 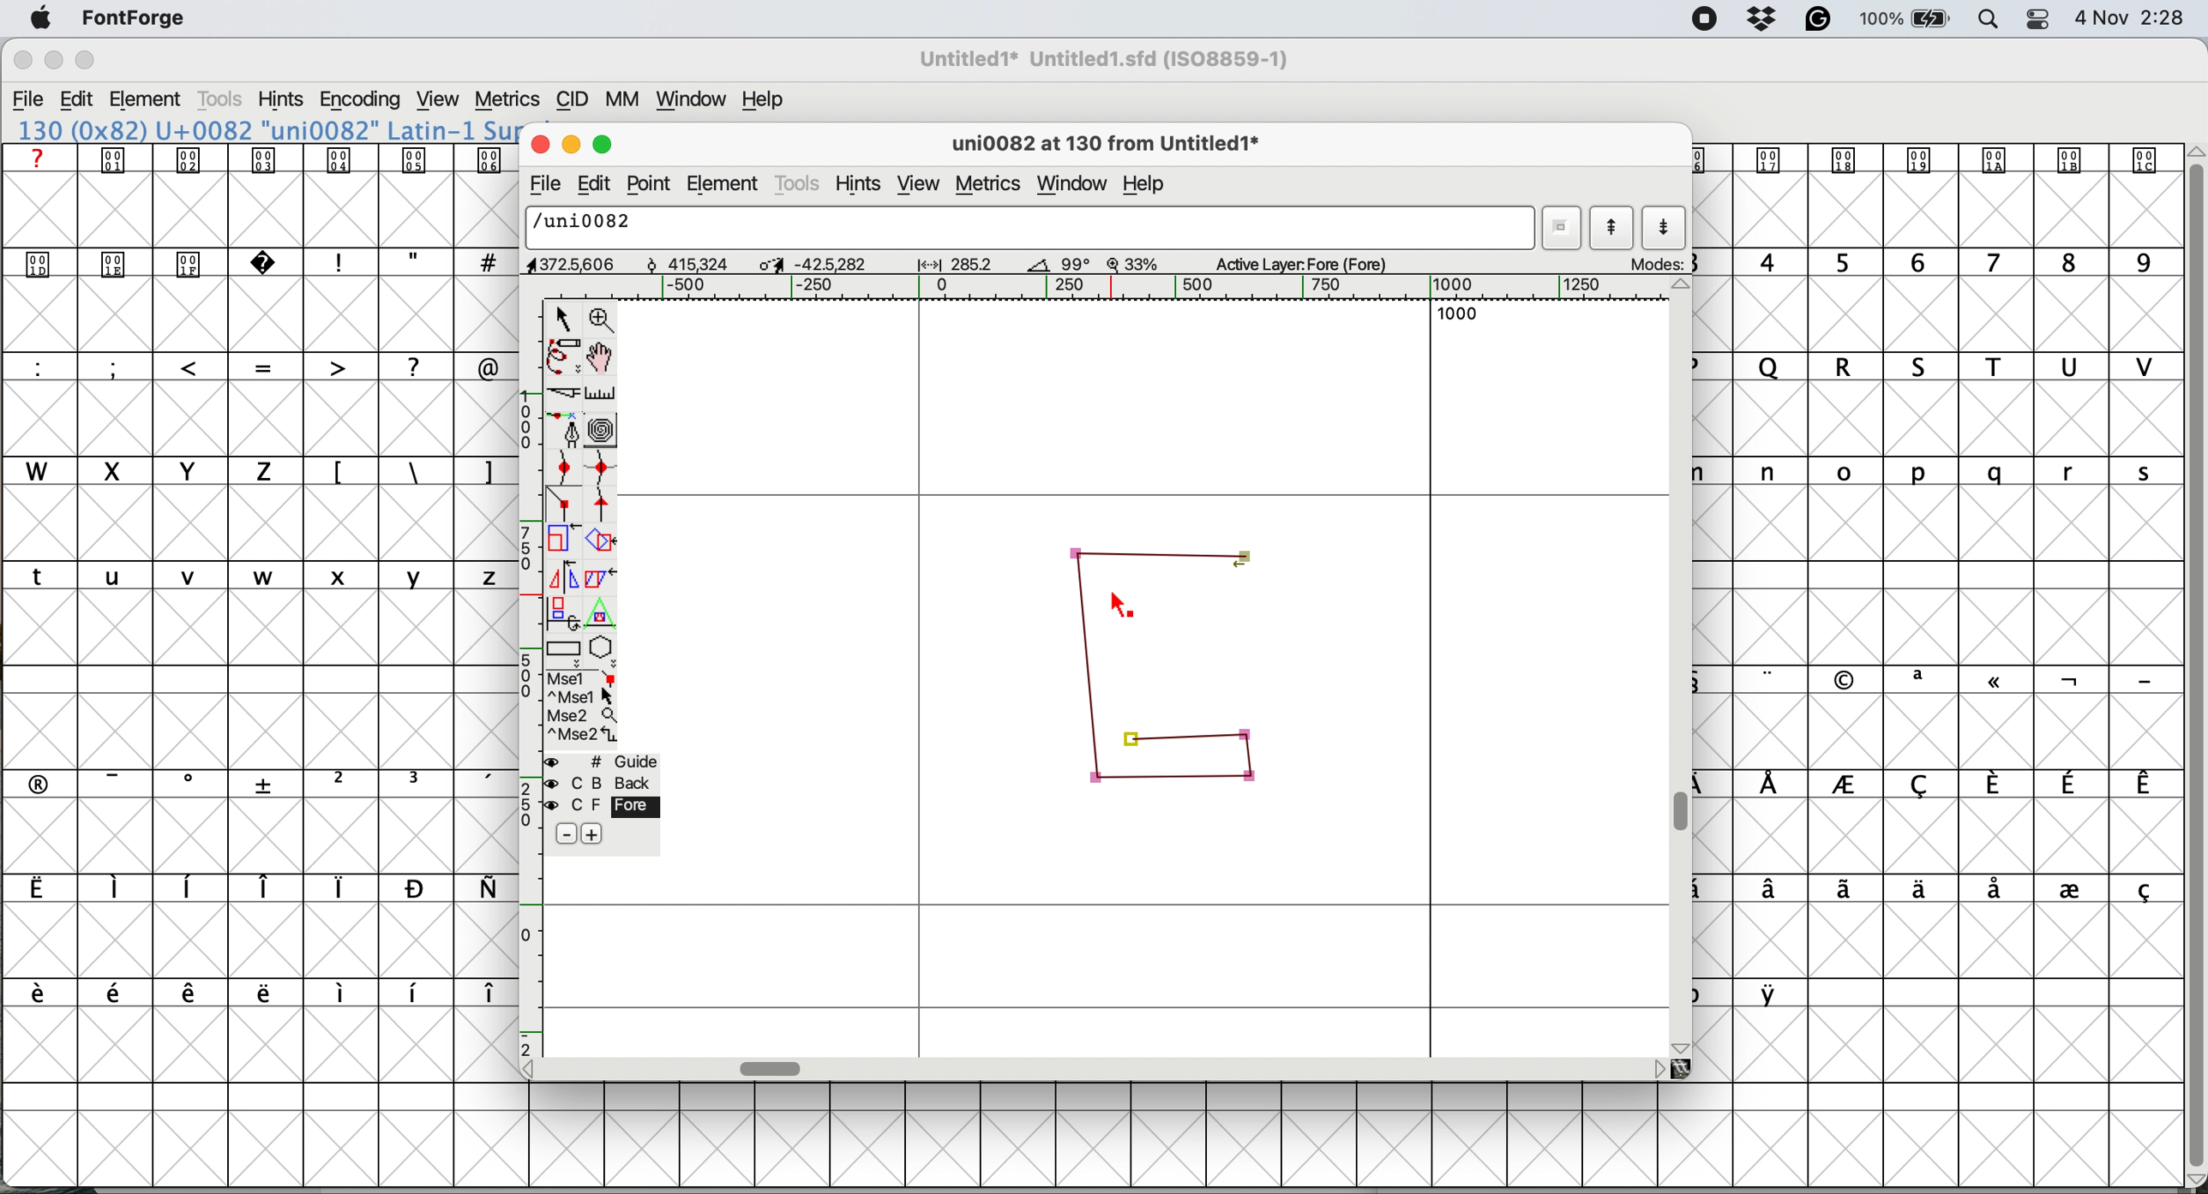 I want to click on vertical scroll bar, so click(x=1685, y=813).